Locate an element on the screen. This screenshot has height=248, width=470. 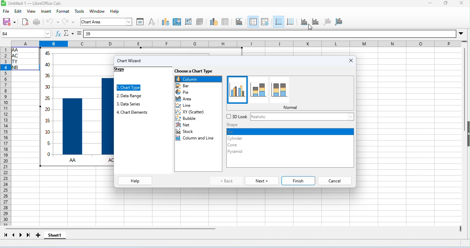
column and line is located at coordinates (196, 139).